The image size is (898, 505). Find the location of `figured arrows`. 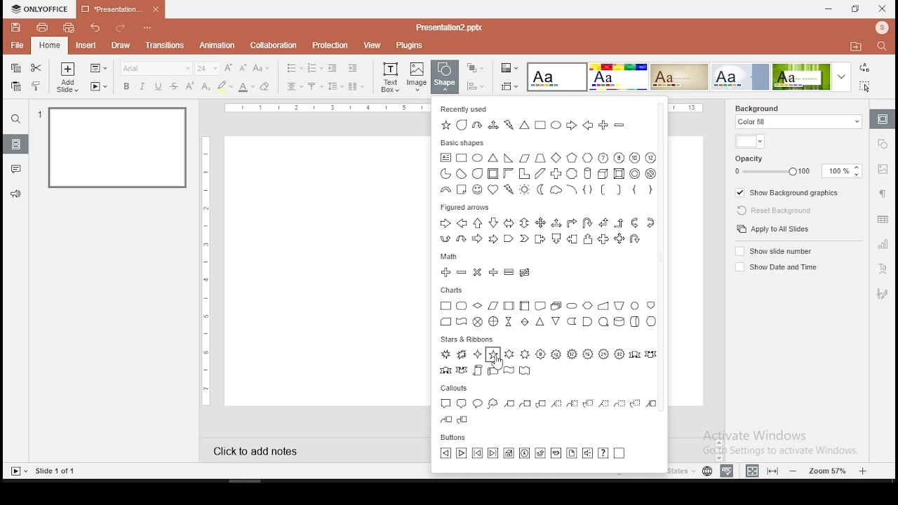

figured arrows is located at coordinates (549, 230).